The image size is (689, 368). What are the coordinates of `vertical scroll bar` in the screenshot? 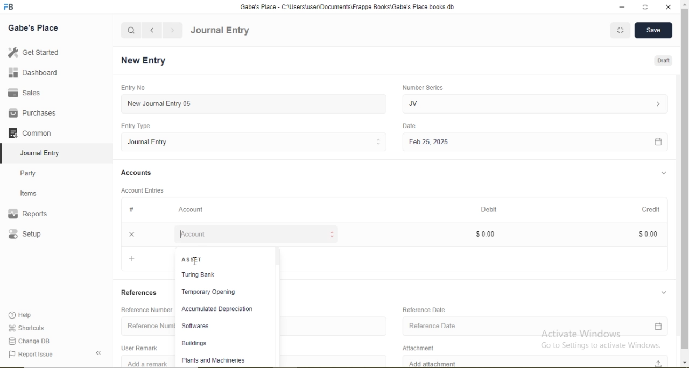 It's located at (279, 306).